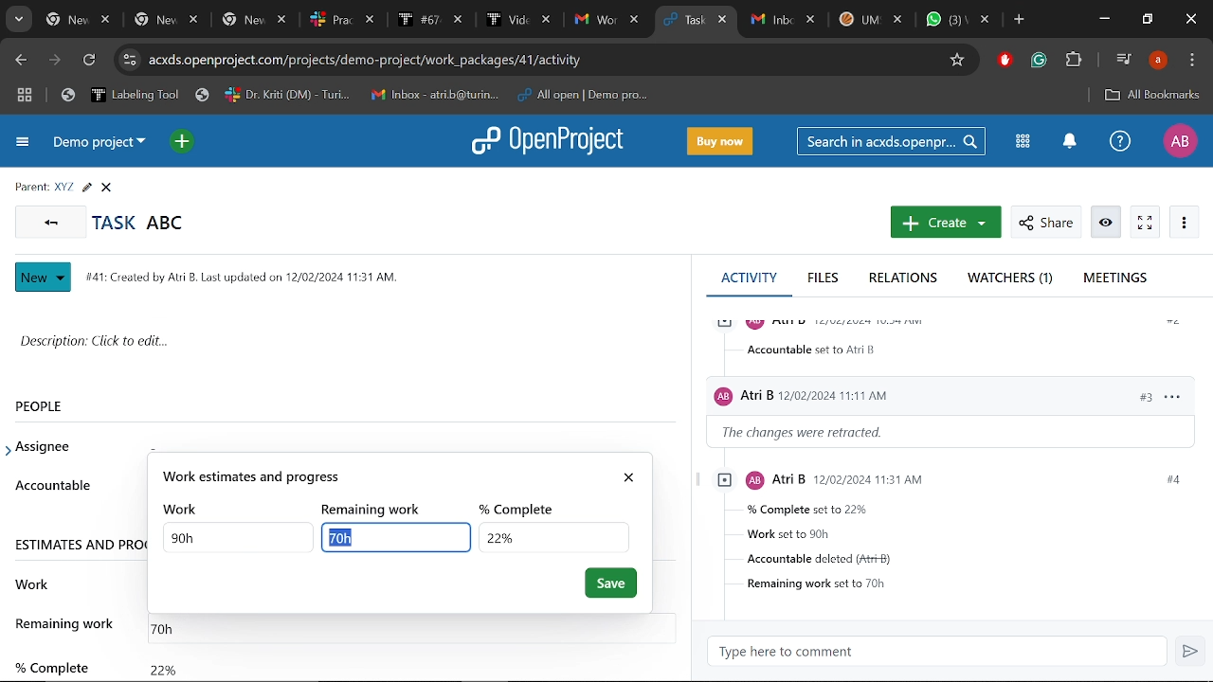 This screenshot has height=682, width=1213. I want to click on Completed work, so click(163, 665).